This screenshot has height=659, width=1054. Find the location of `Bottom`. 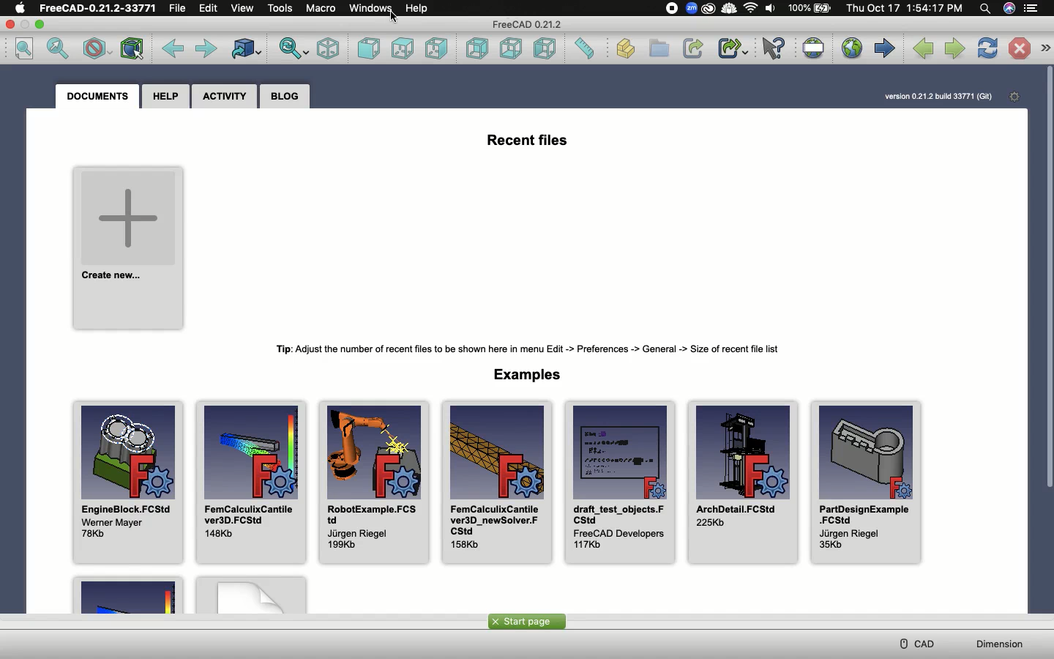

Bottom is located at coordinates (512, 49).